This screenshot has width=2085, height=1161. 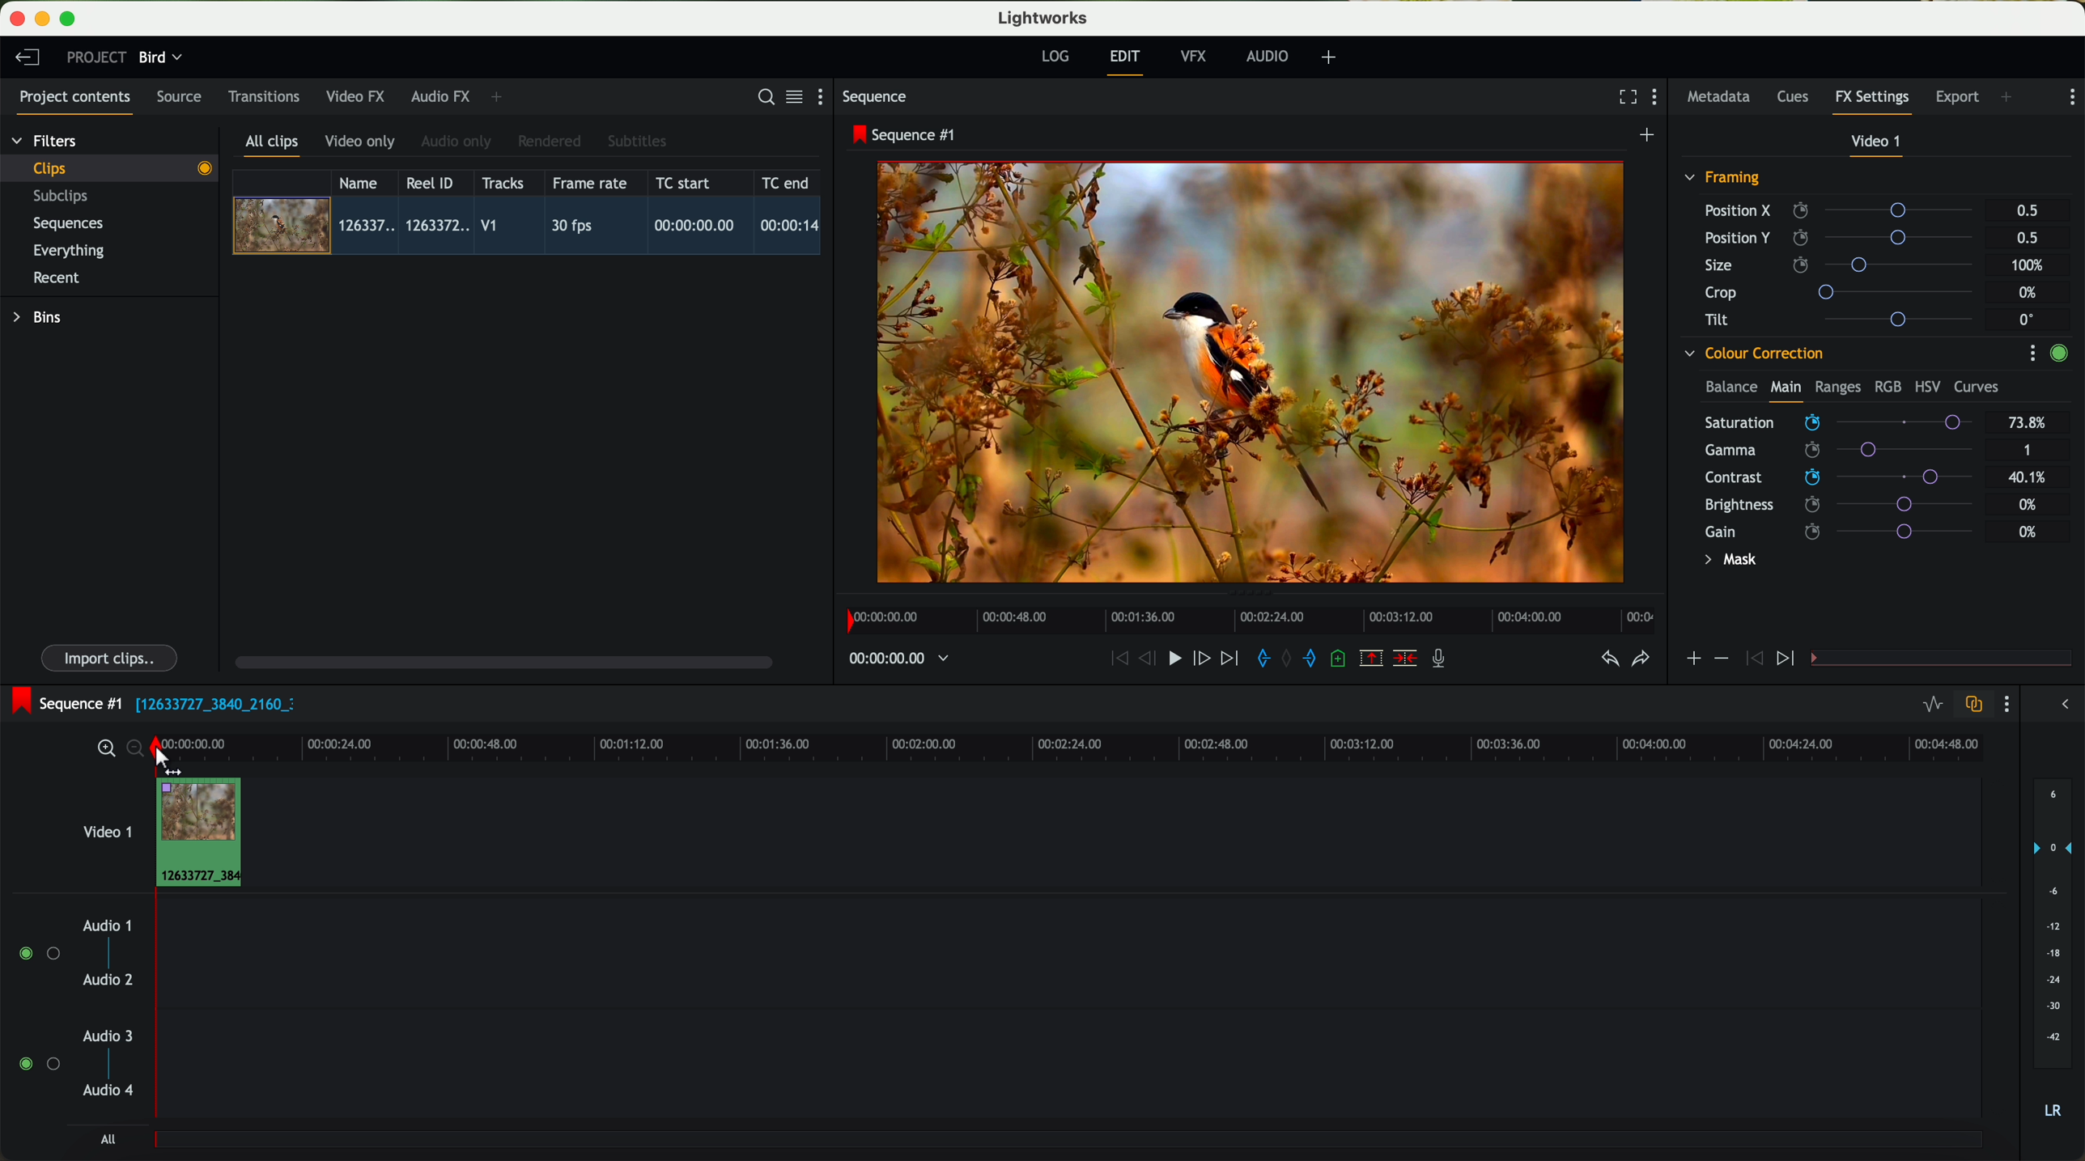 What do you see at coordinates (112, 657) in the screenshot?
I see `import clips` at bounding box center [112, 657].